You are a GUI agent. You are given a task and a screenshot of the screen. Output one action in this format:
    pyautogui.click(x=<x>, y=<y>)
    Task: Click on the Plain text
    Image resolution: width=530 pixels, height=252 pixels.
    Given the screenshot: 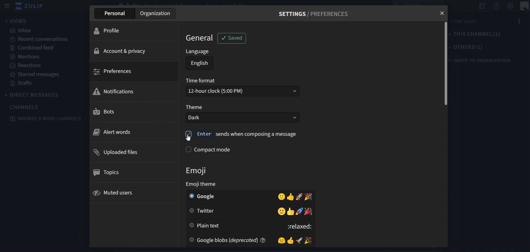 What is the action you would take?
    pyautogui.click(x=239, y=225)
    